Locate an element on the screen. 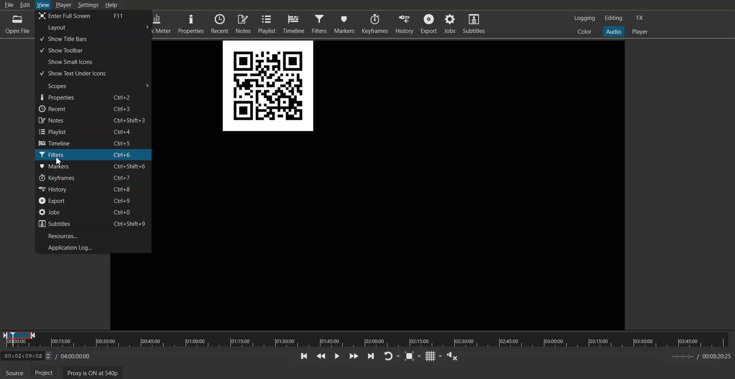 This screenshot has width=735, height=379. Switch to the Audio layout is located at coordinates (613, 31).